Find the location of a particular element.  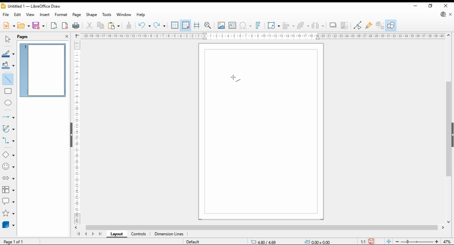

window is located at coordinates (124, 15).